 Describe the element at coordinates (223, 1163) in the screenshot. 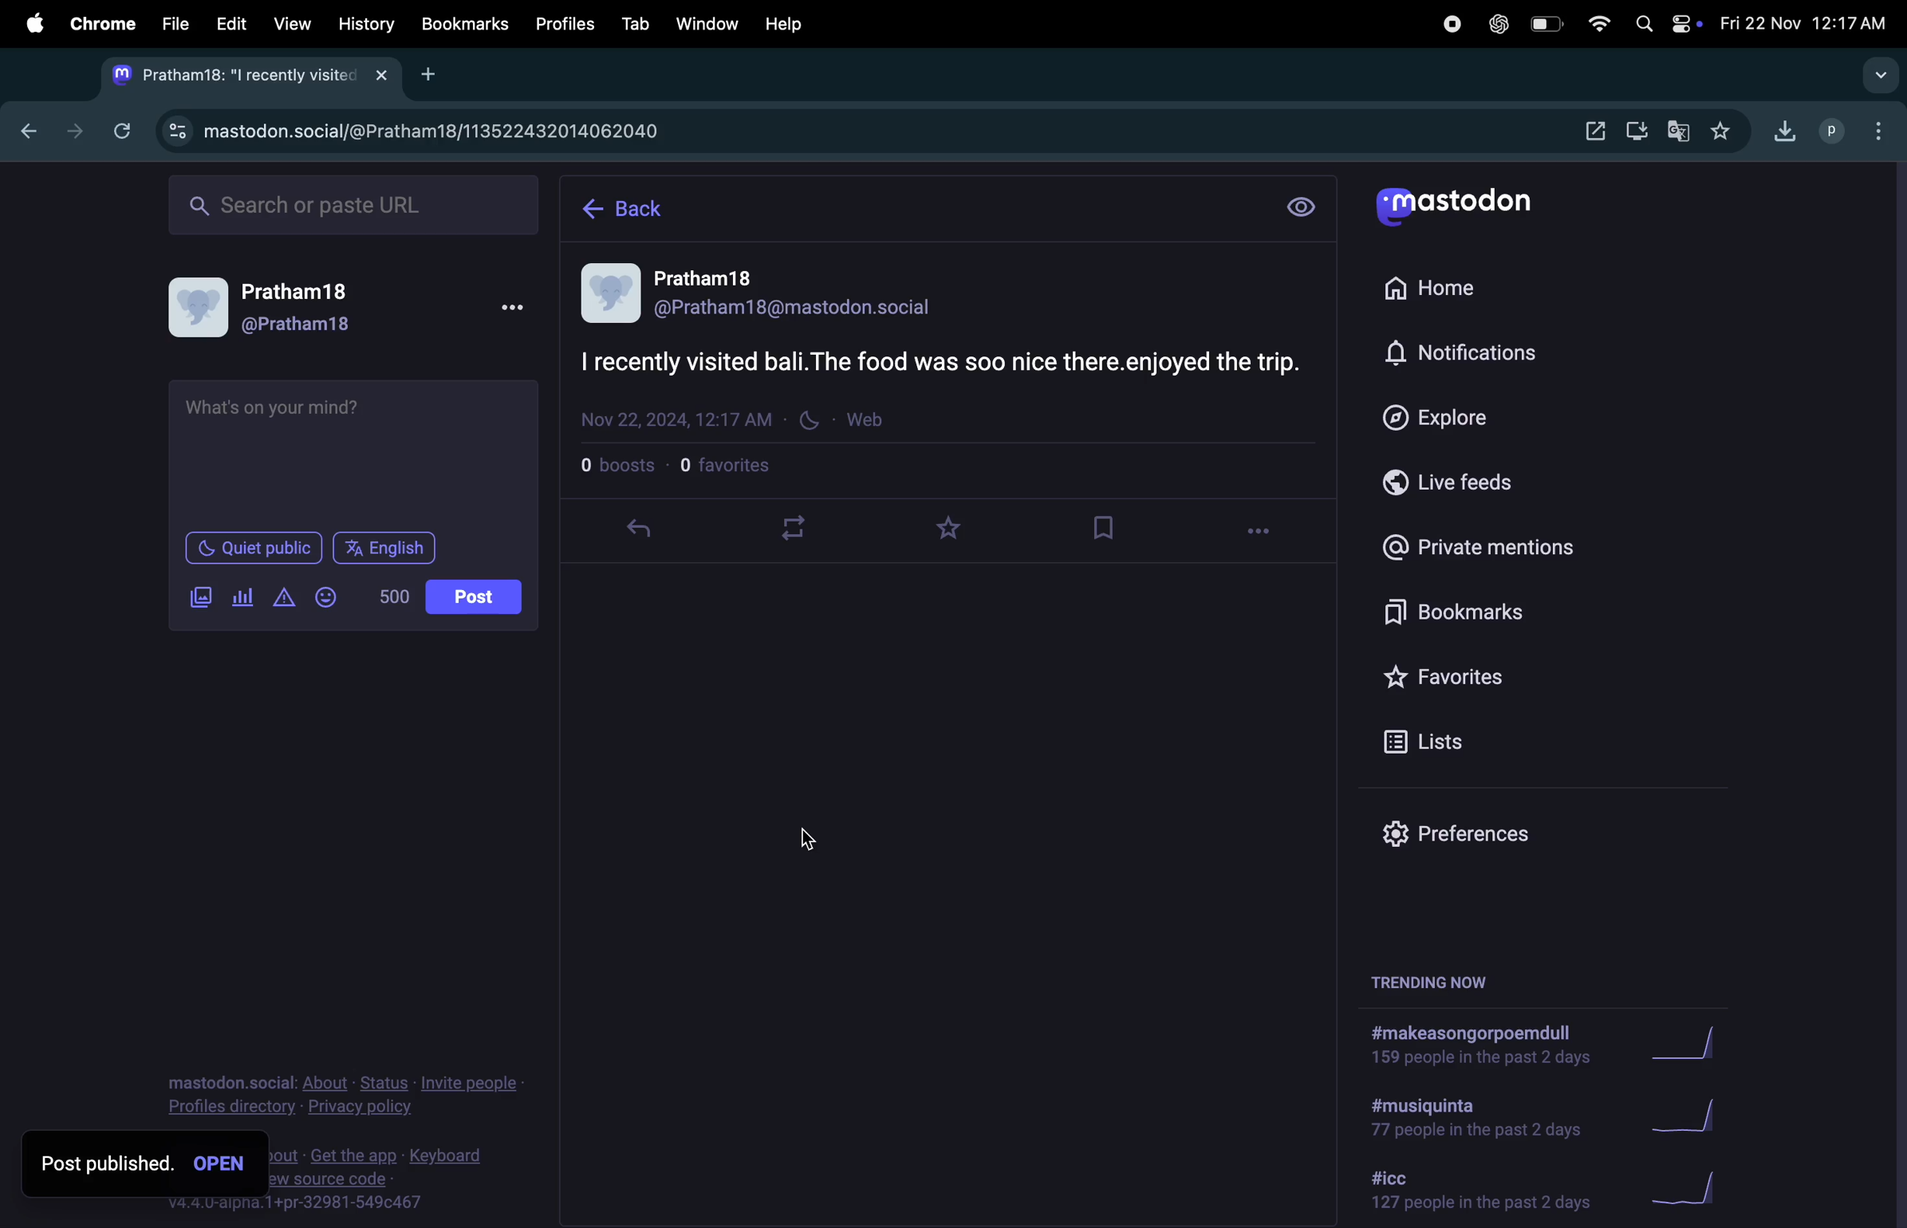

I see `open` at that location.